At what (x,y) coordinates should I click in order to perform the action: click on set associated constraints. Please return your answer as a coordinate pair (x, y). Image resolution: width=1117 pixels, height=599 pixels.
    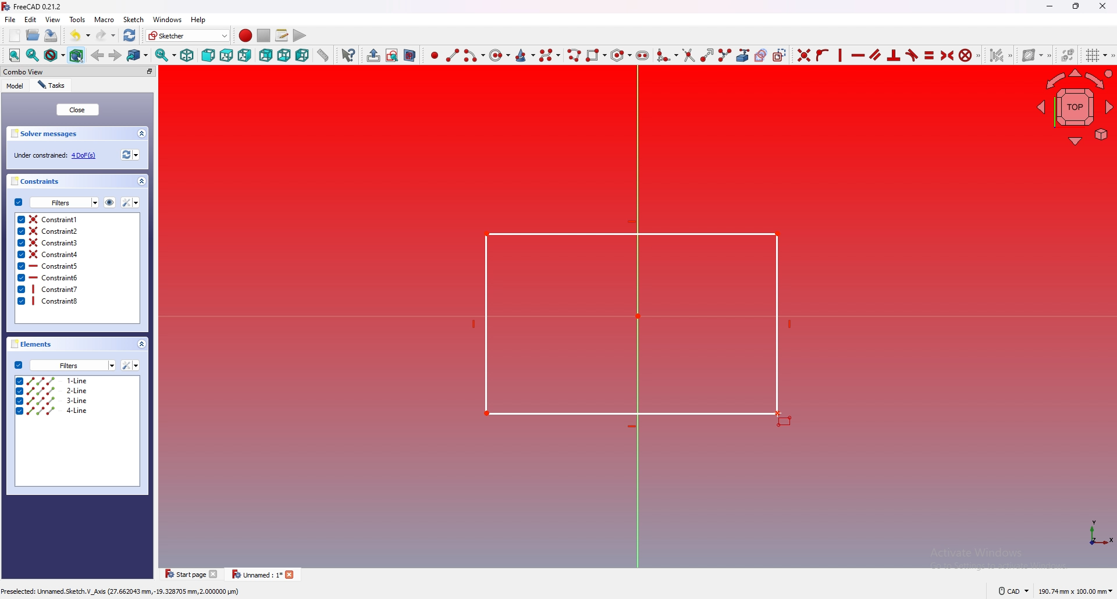
    Looking at the image, I should click on (1001, 55).